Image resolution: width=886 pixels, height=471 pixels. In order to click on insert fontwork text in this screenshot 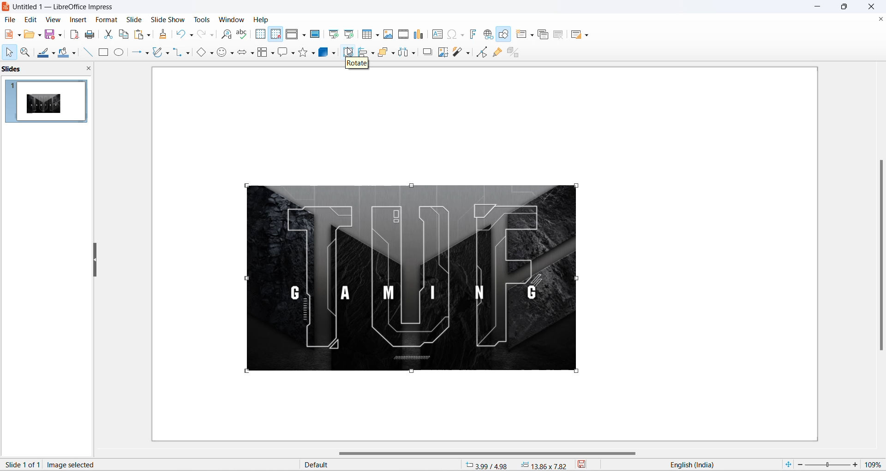, I will do `click(473, 34)`.